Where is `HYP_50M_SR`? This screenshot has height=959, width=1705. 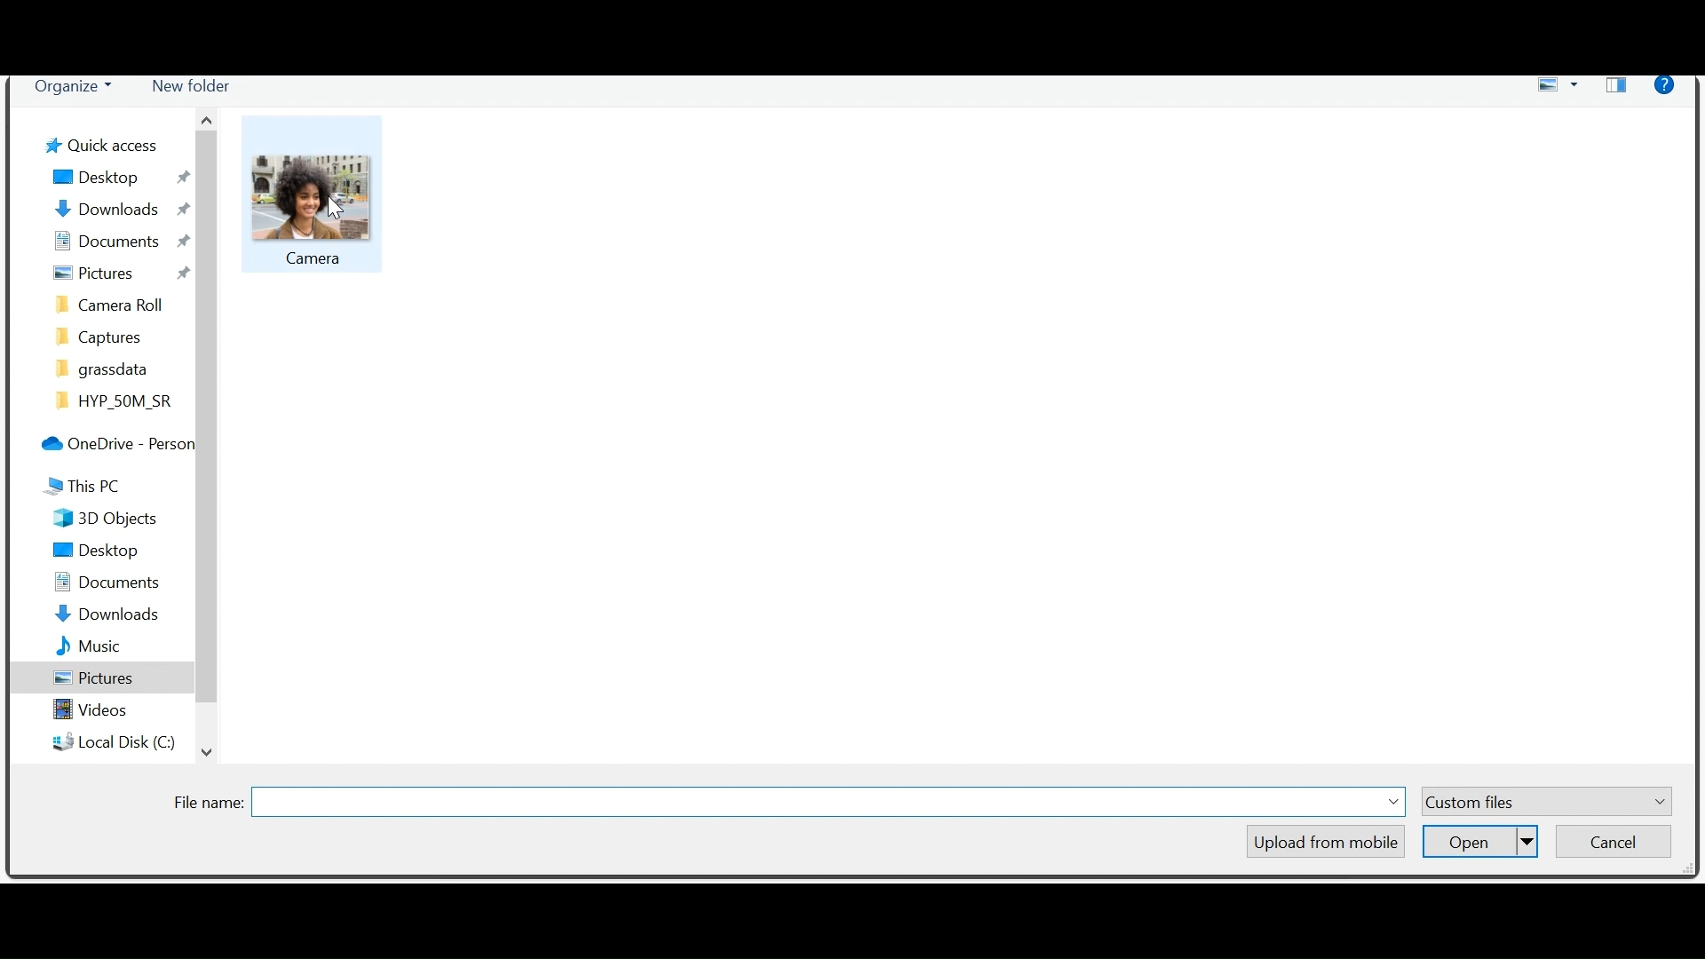 HYP_50M_SR is located at coordinates (118, 402).